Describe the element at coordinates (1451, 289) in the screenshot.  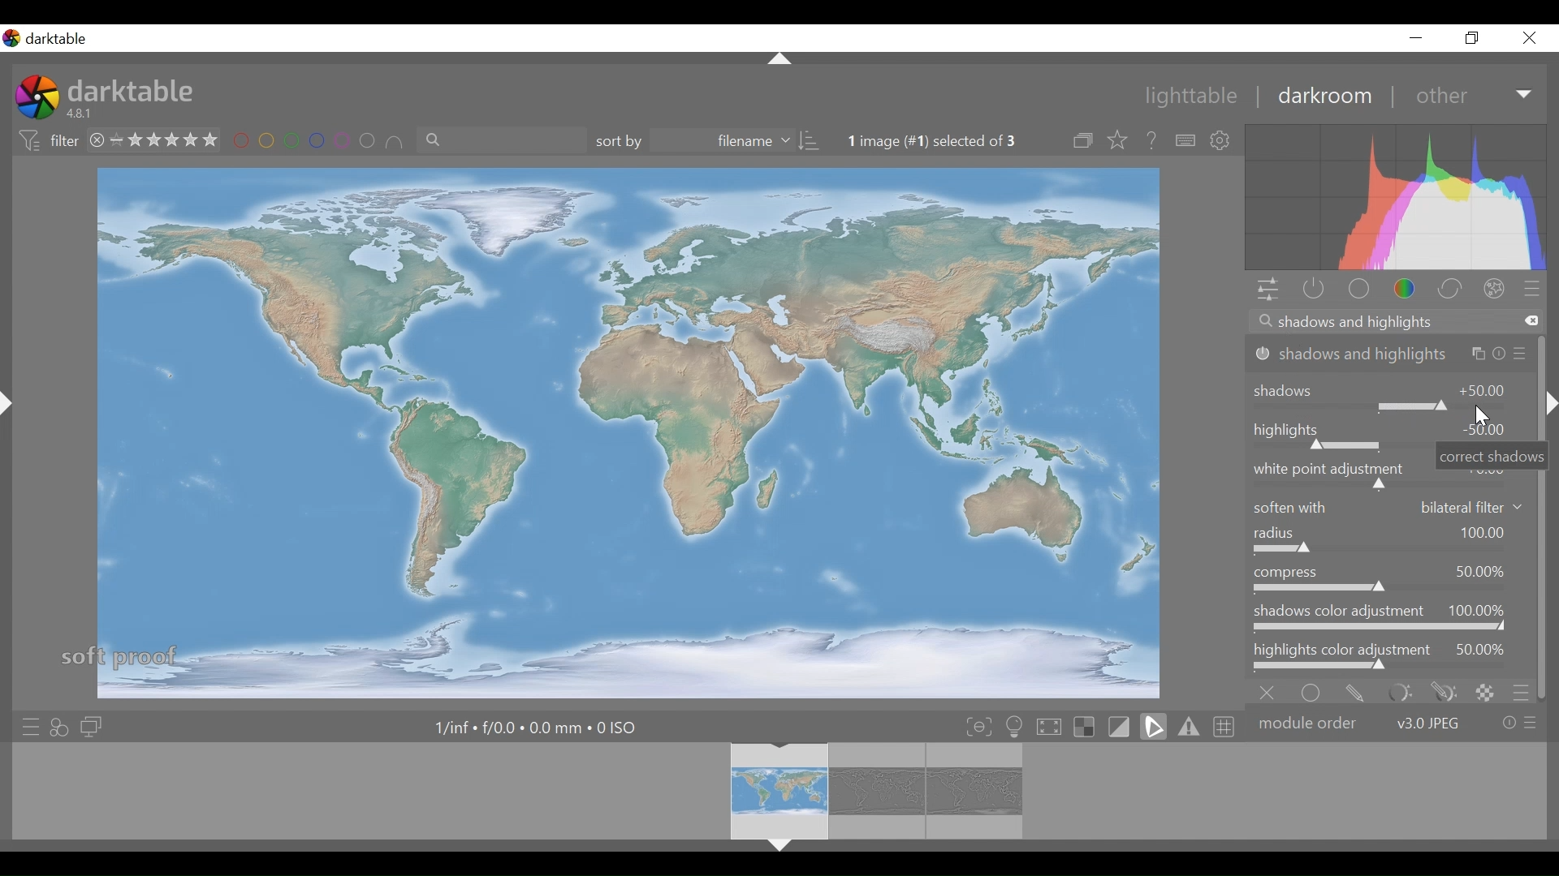
I see `correct` at that location.